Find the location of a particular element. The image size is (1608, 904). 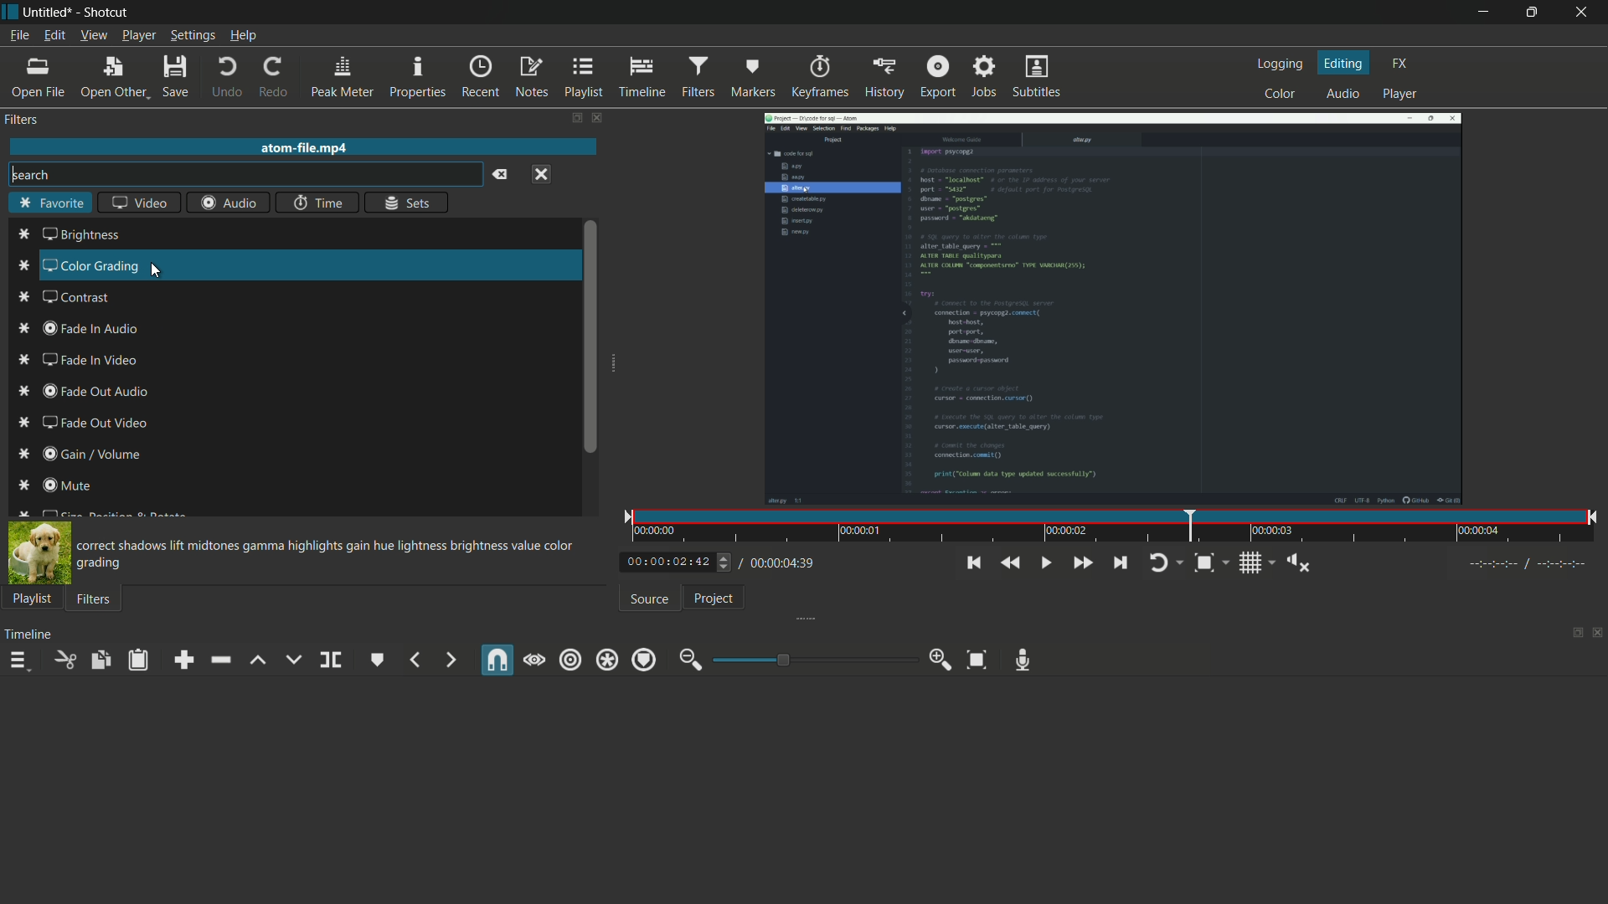

color grading is located at coordinates (92, 267).